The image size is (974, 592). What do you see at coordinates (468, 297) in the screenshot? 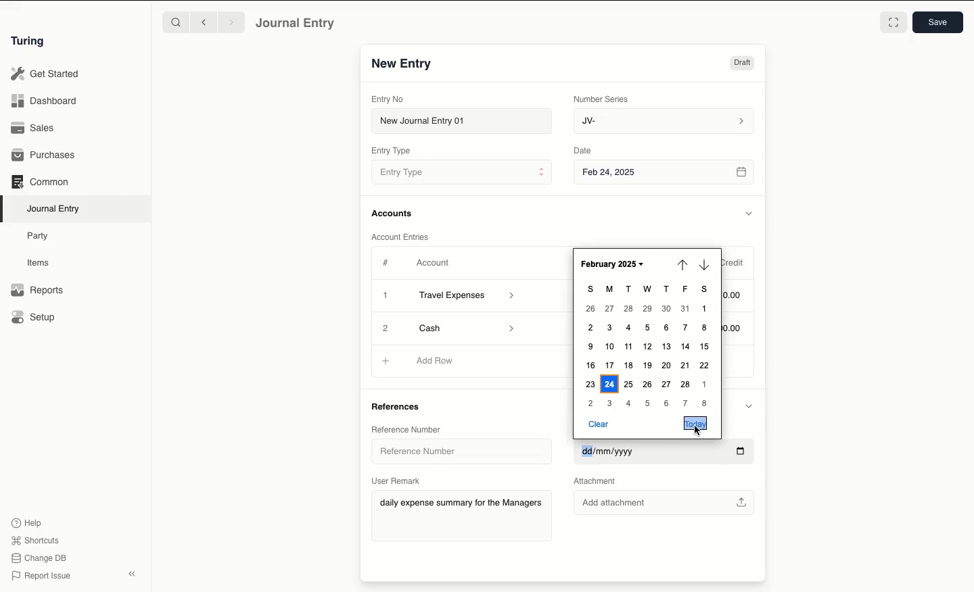
I see `Travel Expenses` at bounding box center [468, 297].